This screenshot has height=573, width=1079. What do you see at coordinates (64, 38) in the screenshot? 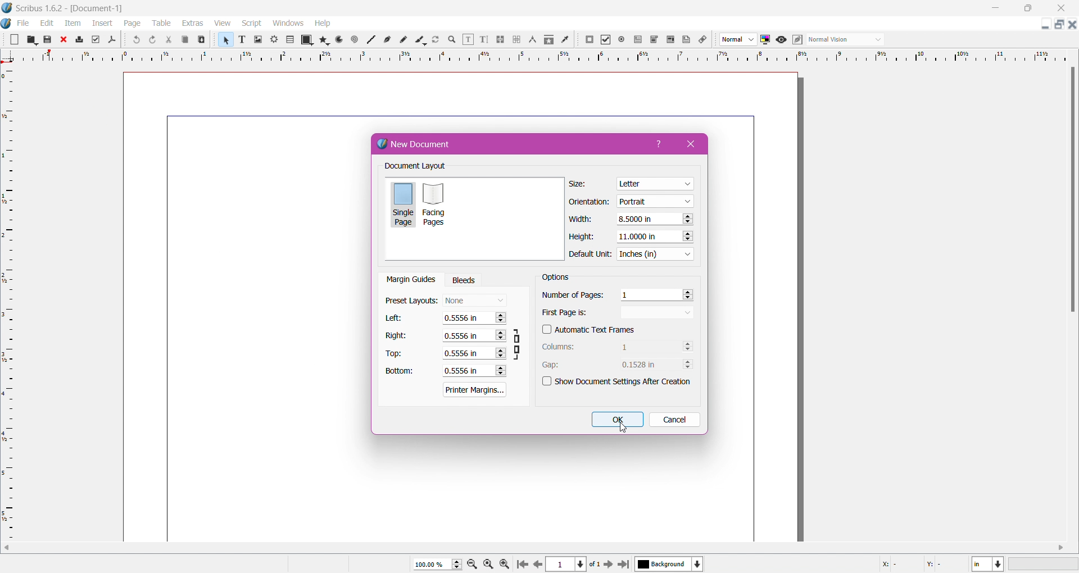
I see `icon` at bounding box center [64, 38].